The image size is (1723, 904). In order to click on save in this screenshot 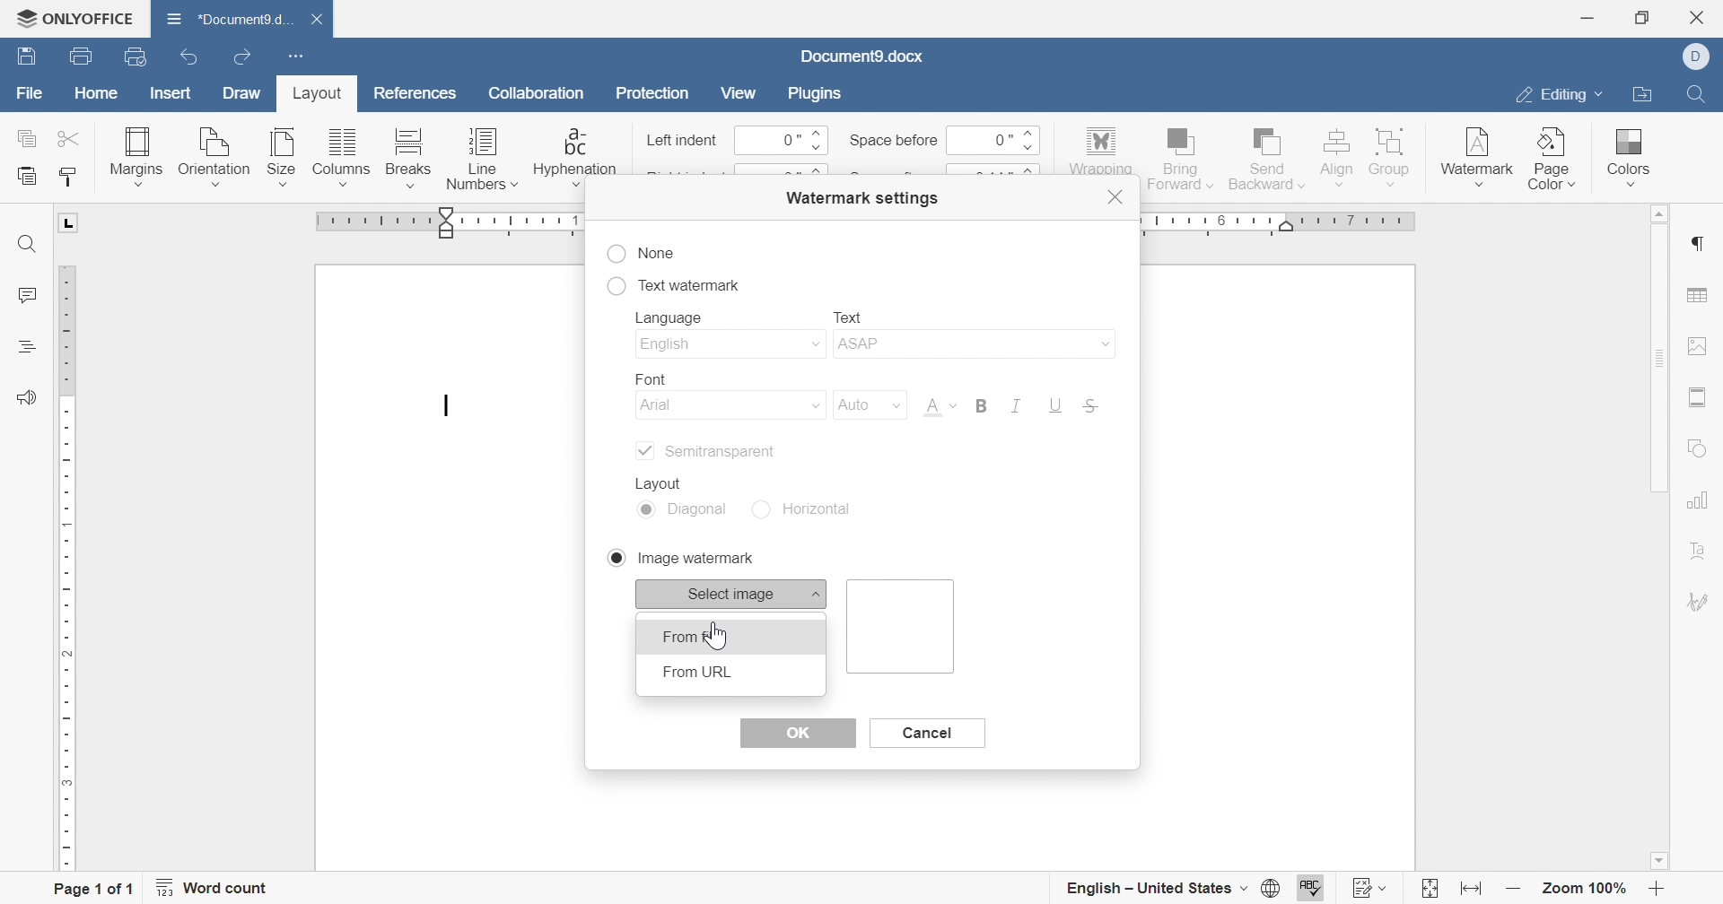, I will do `click(22, 57)`.